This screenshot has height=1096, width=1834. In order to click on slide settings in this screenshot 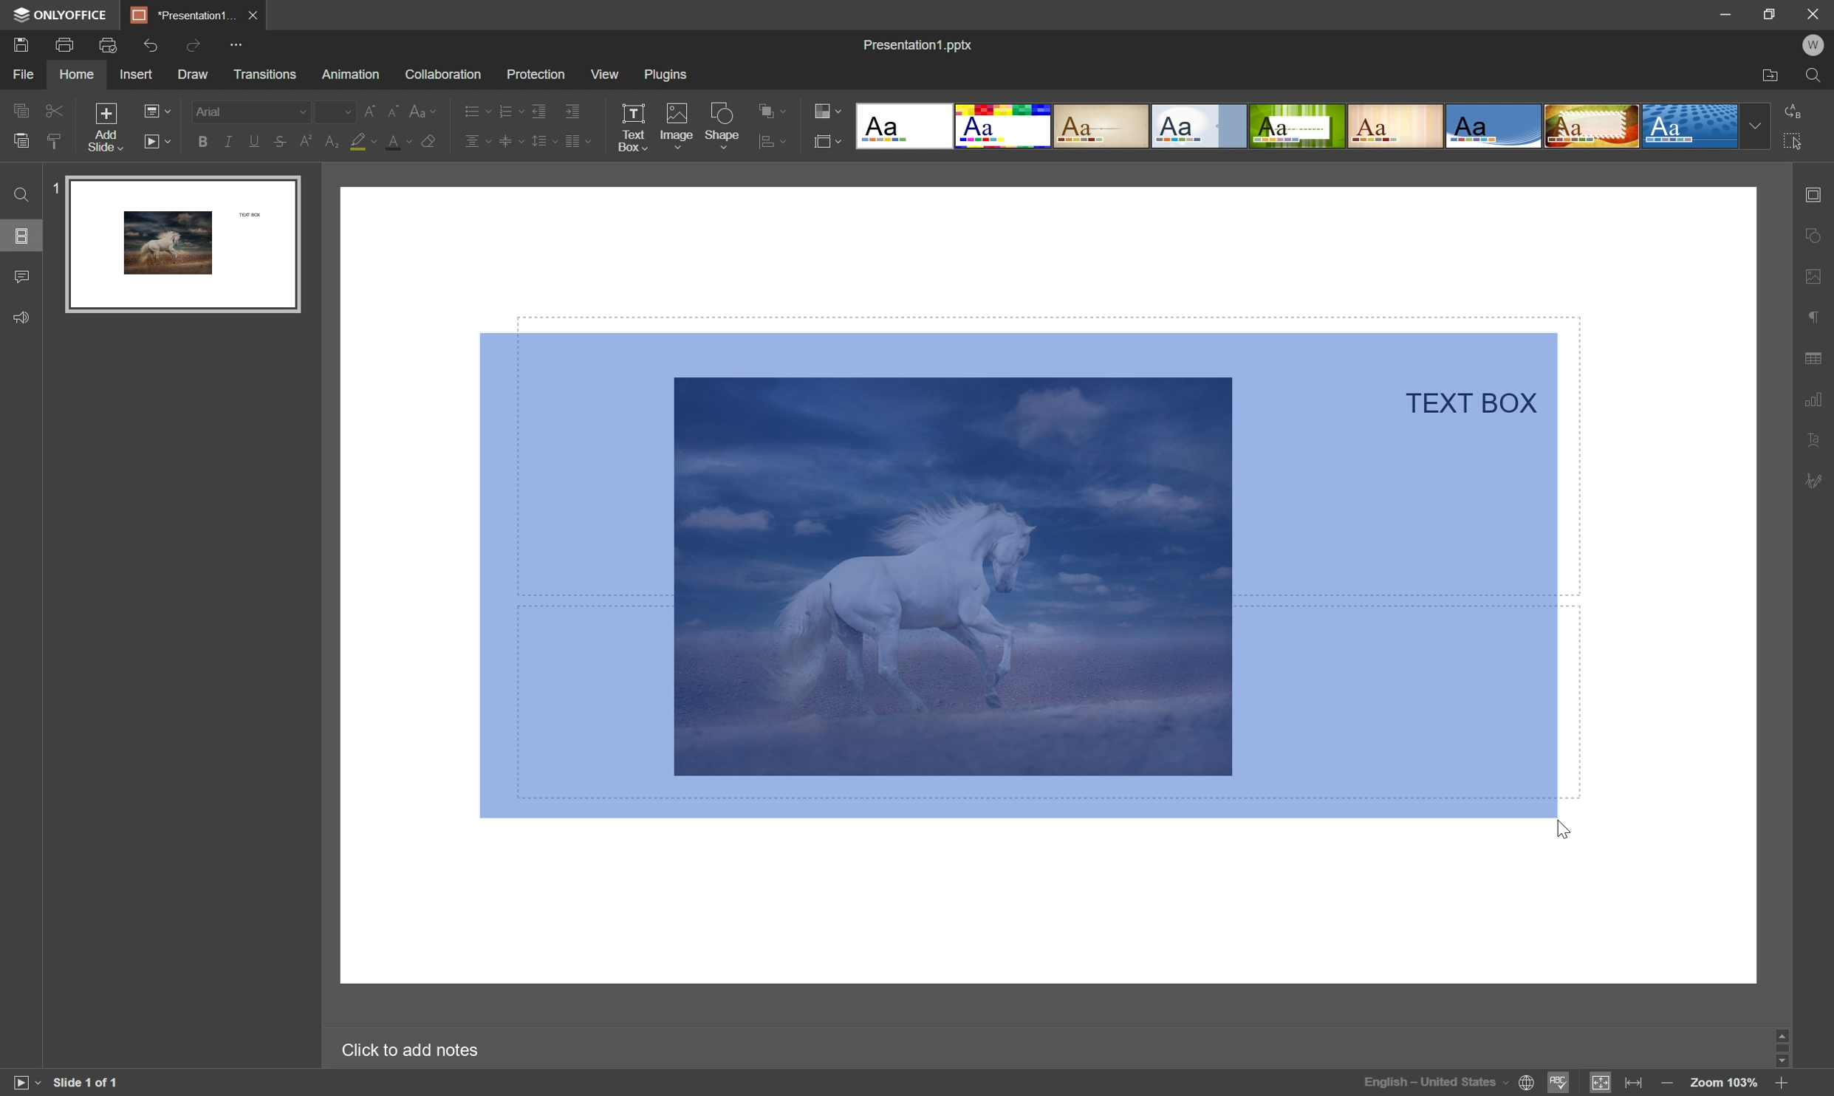, I will do `click(1816, 196)`.